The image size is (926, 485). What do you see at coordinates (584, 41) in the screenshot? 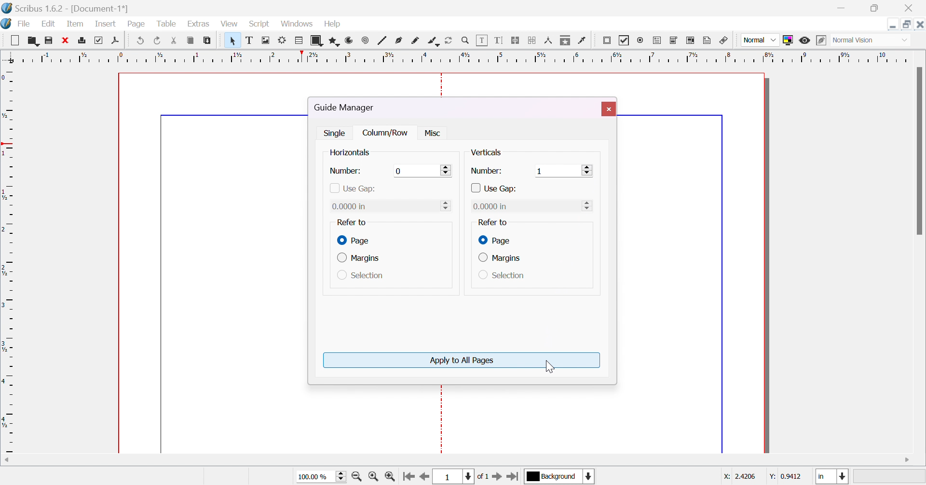
I see `eye dropper` at bounding box center [584, 41].